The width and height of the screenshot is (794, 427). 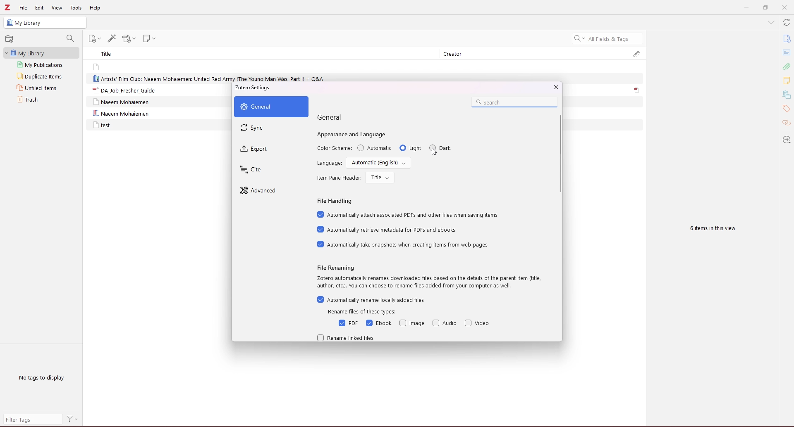 What do you see at coordinates (32, 419) in the screenshot?
I see `filter tags` at bounding box center [32, 419].